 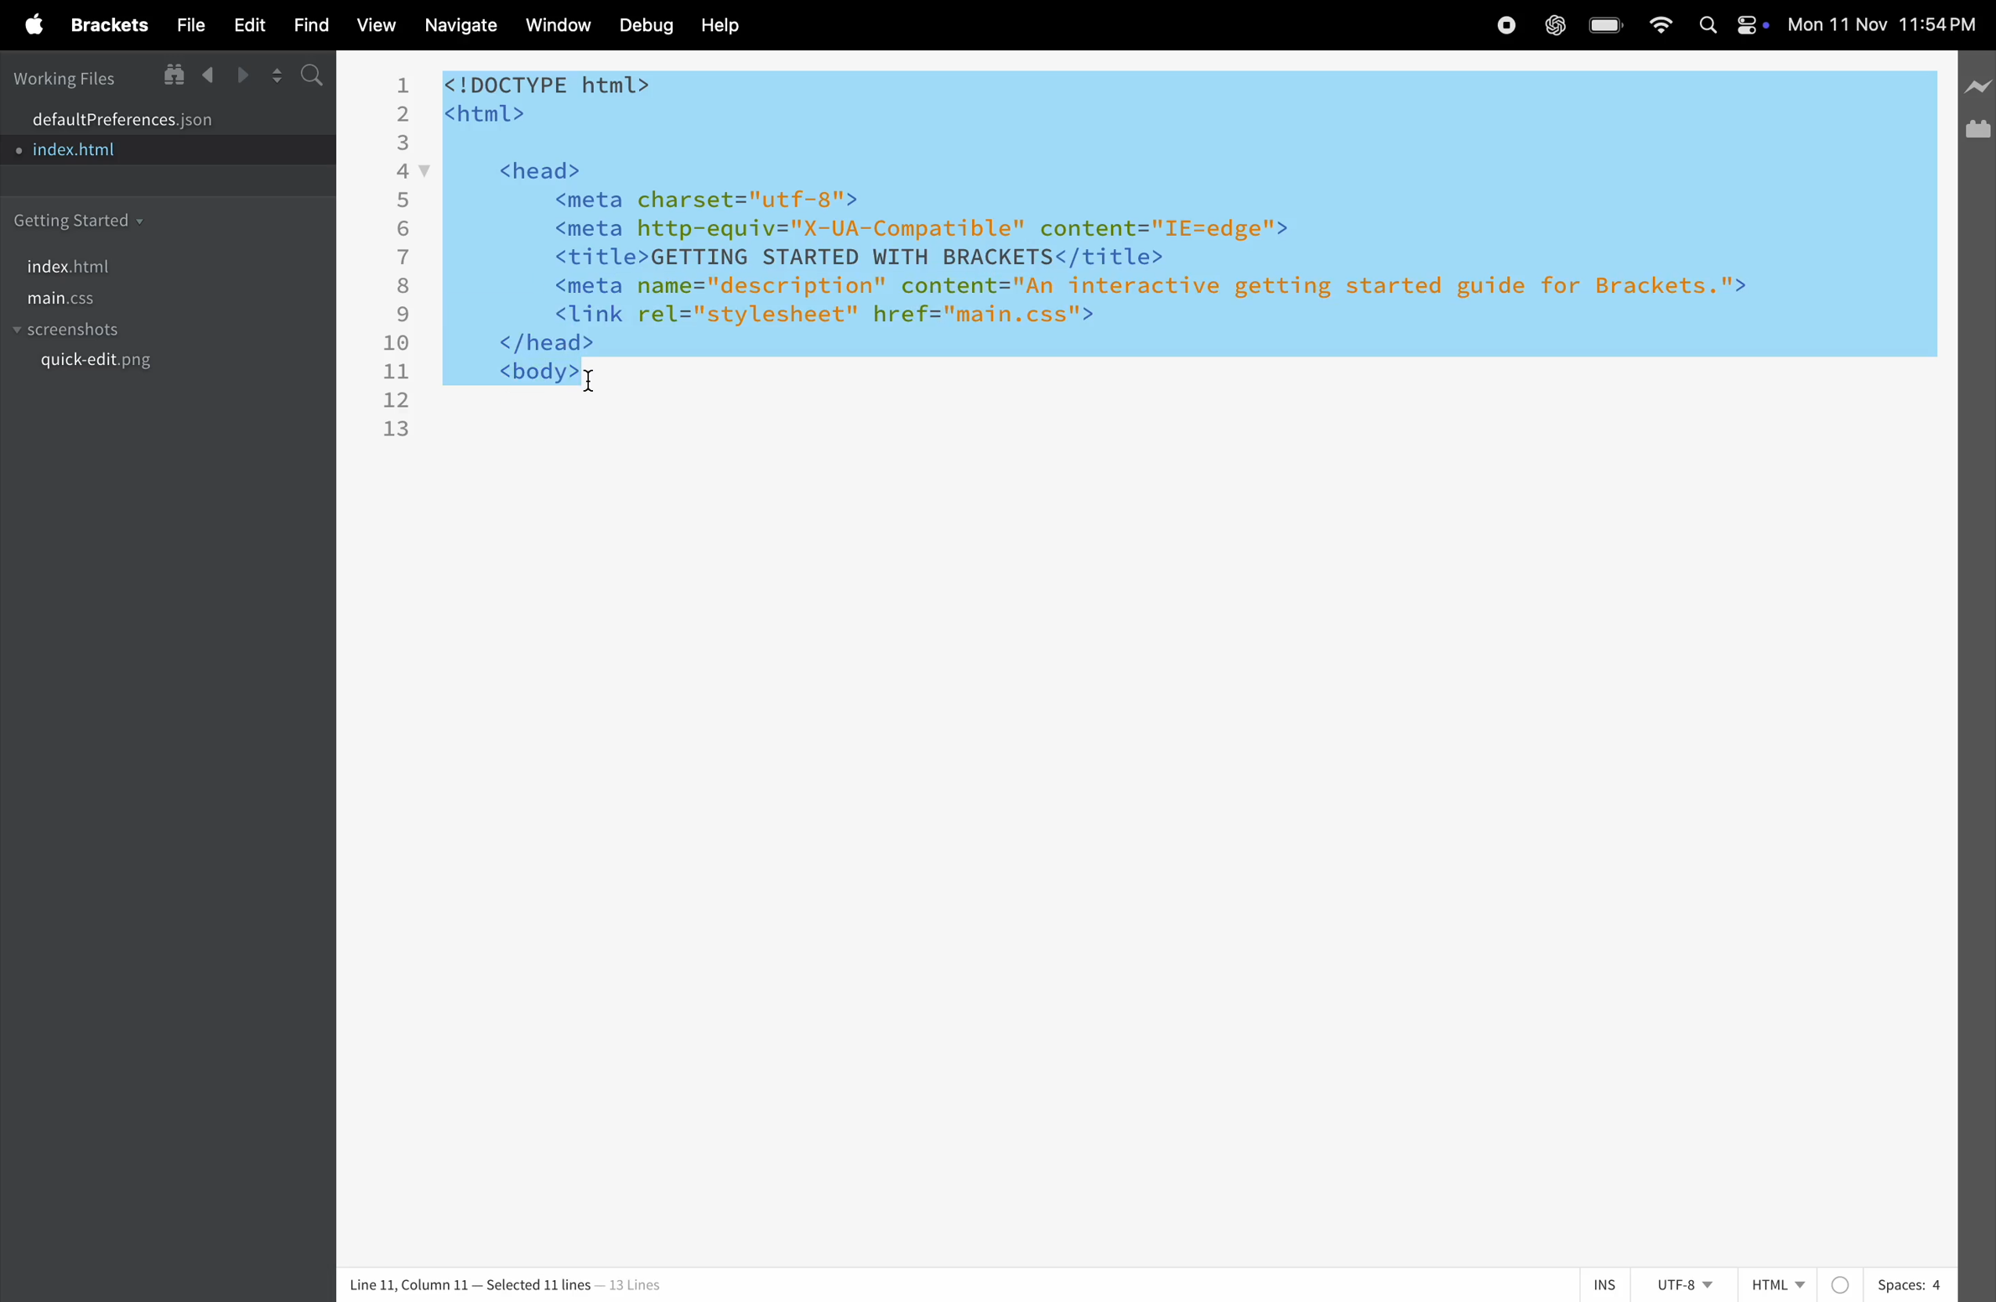 What do you see at coordinates (1611, 25) in the screenshot?
I see `battery` at bounding box center [1611, 25].